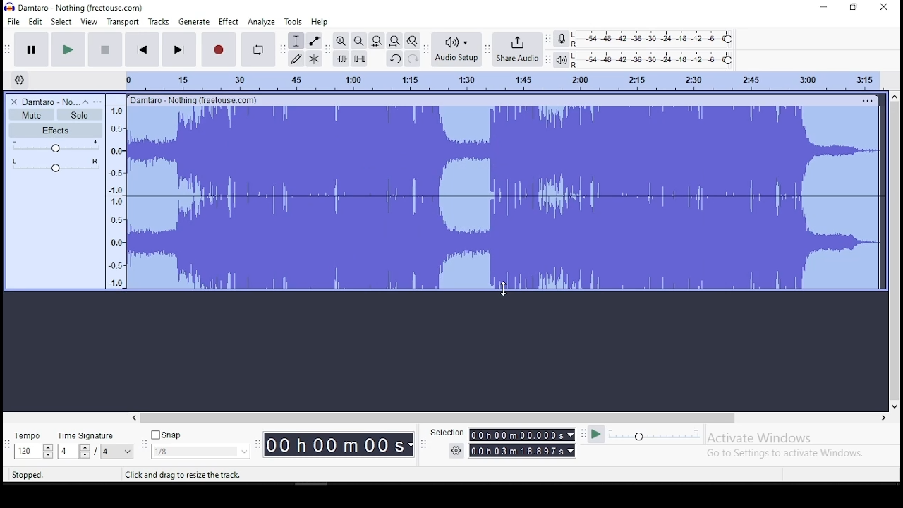 The image size is (903, 508). What do you see at coordinates (562, 60) in the screenshot?
I see `playback meter` at bounding box center [562, 60].